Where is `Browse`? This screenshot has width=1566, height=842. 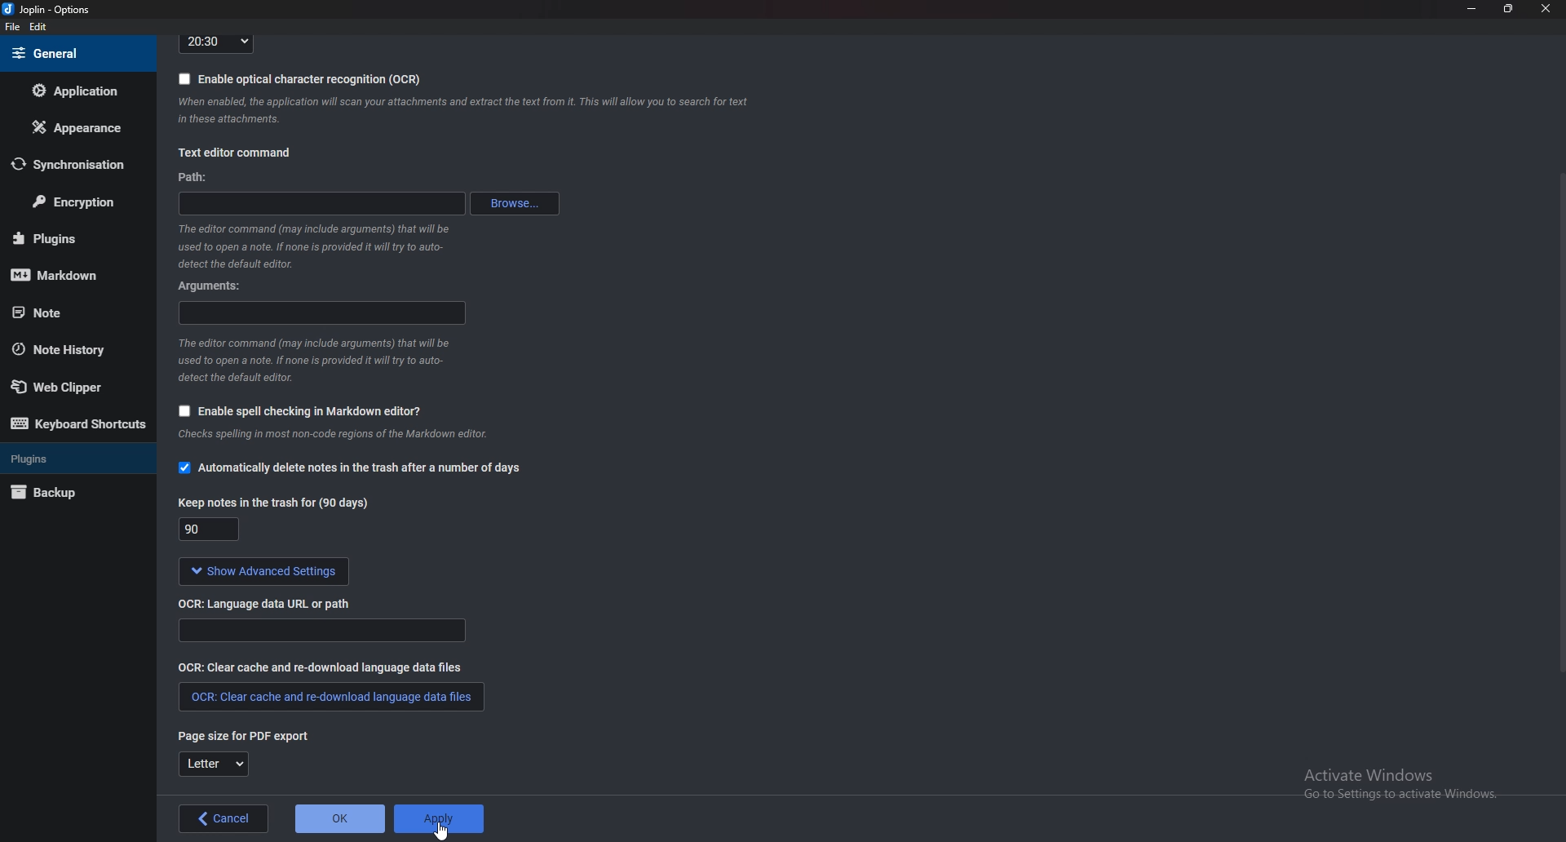 Browse is located at coordinates (517, 203).